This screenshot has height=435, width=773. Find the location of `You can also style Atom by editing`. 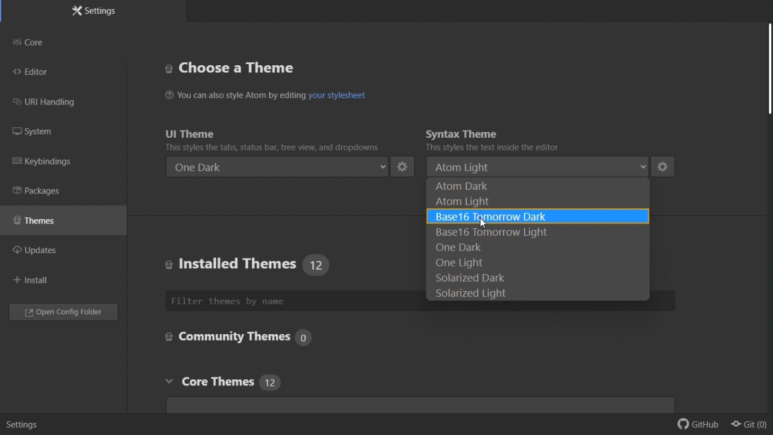

You can also style Atom by editing is located at coordinates (236, 95).